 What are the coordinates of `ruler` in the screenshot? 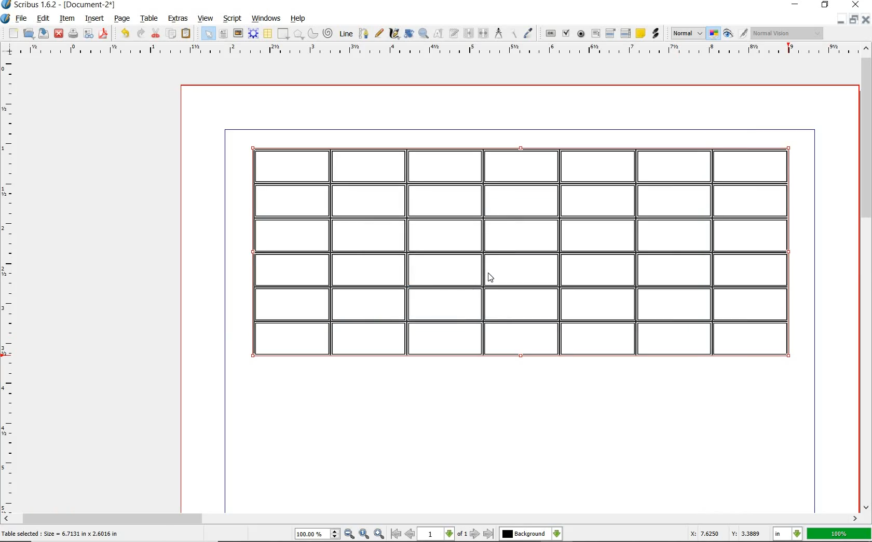 It's located at (9, 286).